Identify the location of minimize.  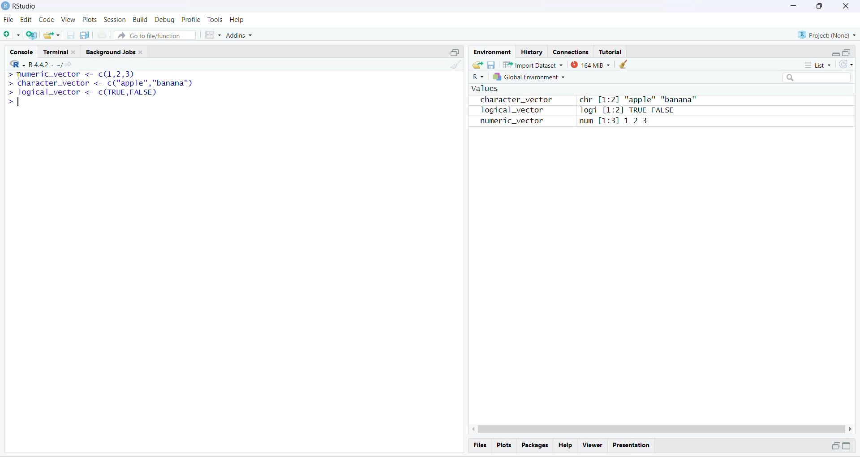
(836, 55).